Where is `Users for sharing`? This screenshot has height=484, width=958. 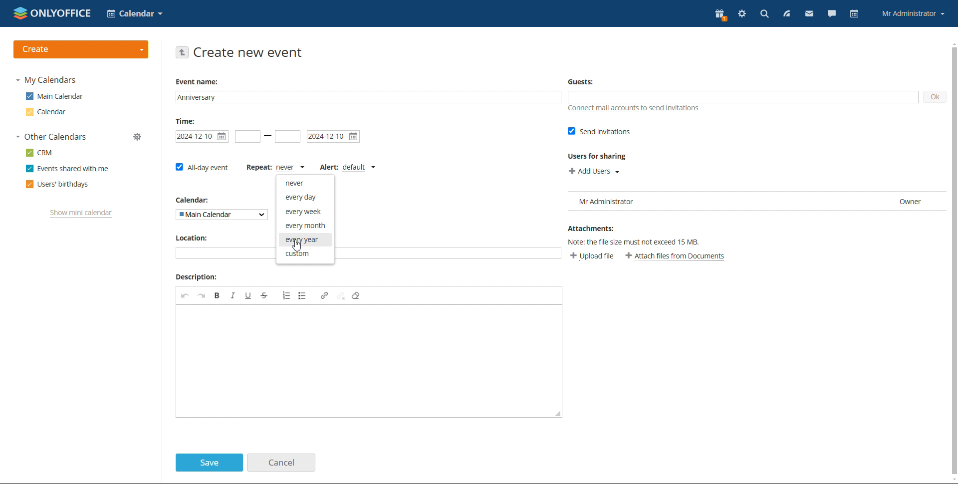 Users for sharing is located at coordinates (592, 156).